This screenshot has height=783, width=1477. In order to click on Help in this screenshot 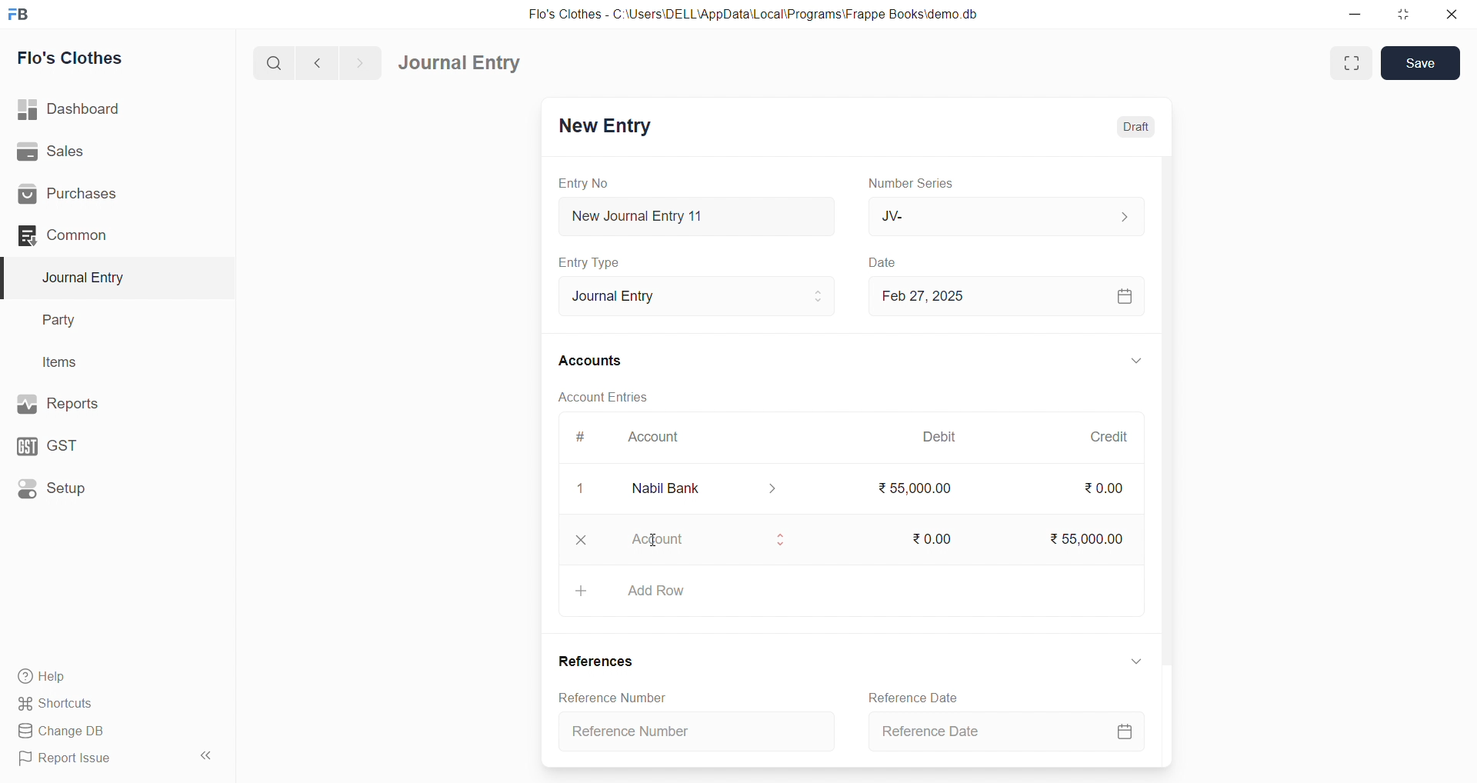, I will do `click(96, 678)`.